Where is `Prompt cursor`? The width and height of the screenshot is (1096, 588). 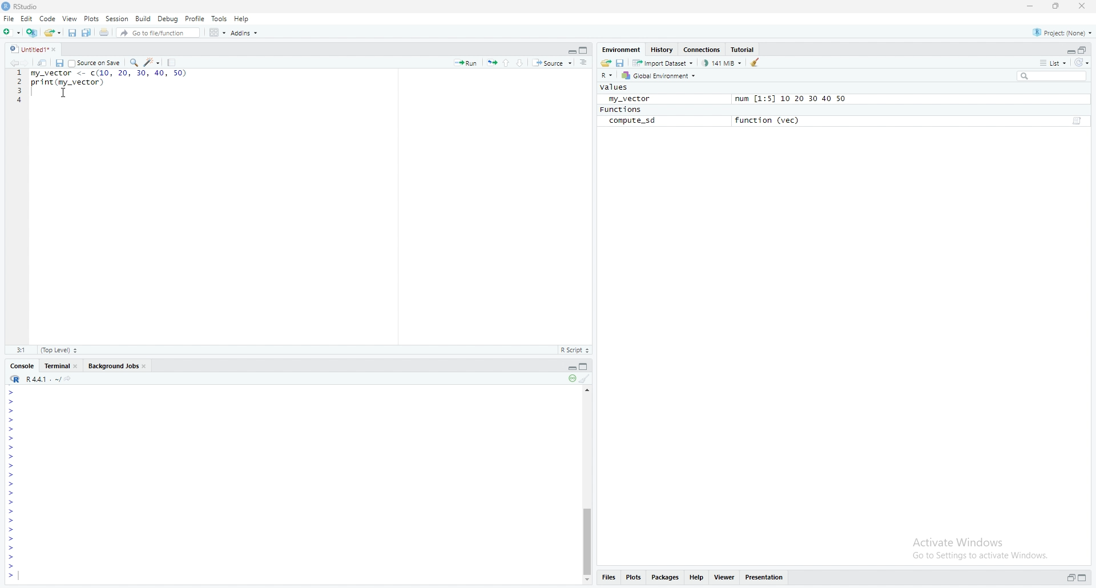
Prompt cursor is located at coordinates (11, 530).